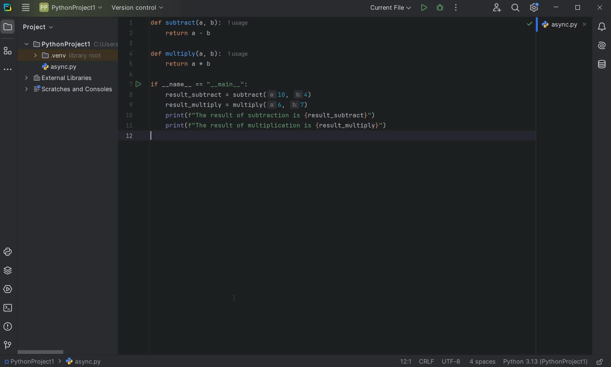 This screenshot has width=611, height=367. Describe the element at coordinates (138, 7) in the screenshot. I see `version control` at that location.